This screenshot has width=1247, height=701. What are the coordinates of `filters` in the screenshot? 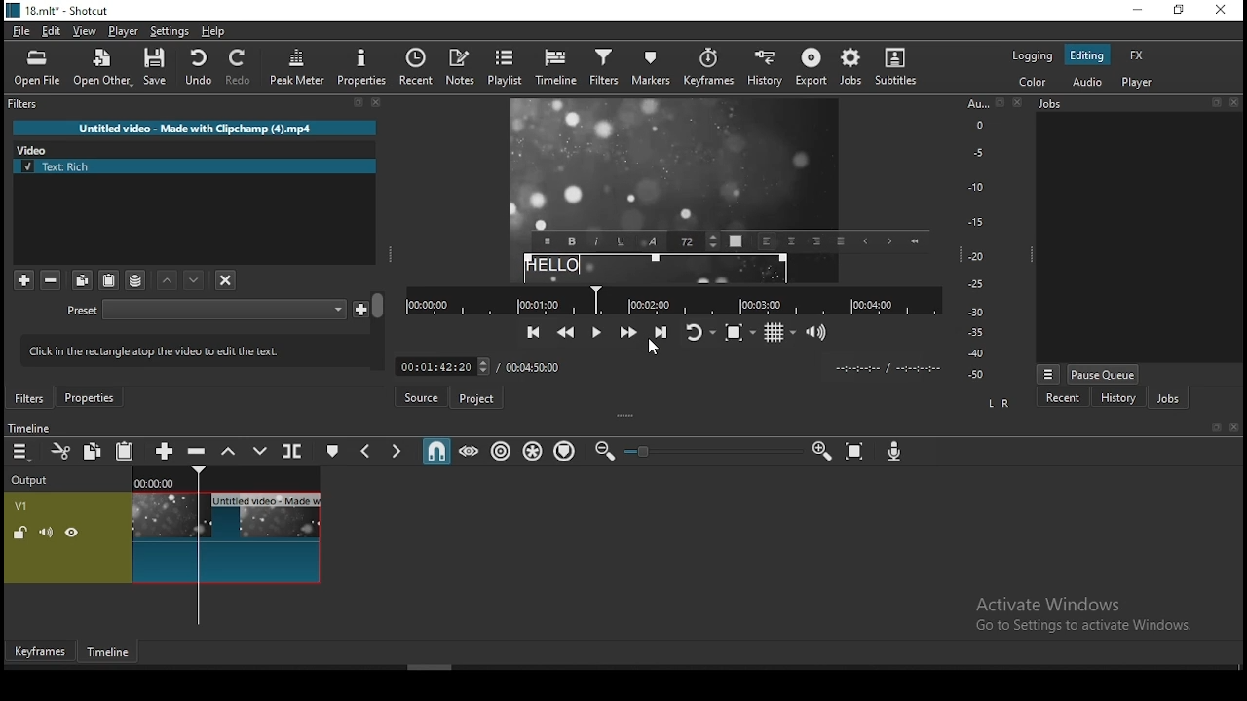 It's located at (25, 104).